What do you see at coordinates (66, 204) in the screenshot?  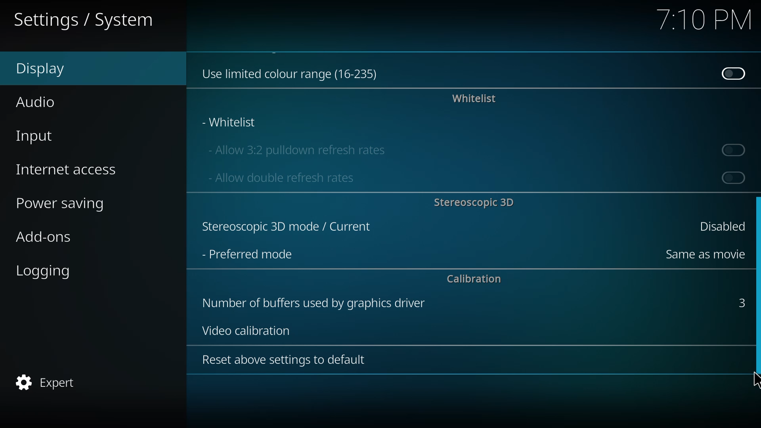 I see `power saving` at bounding box center [66, 204].